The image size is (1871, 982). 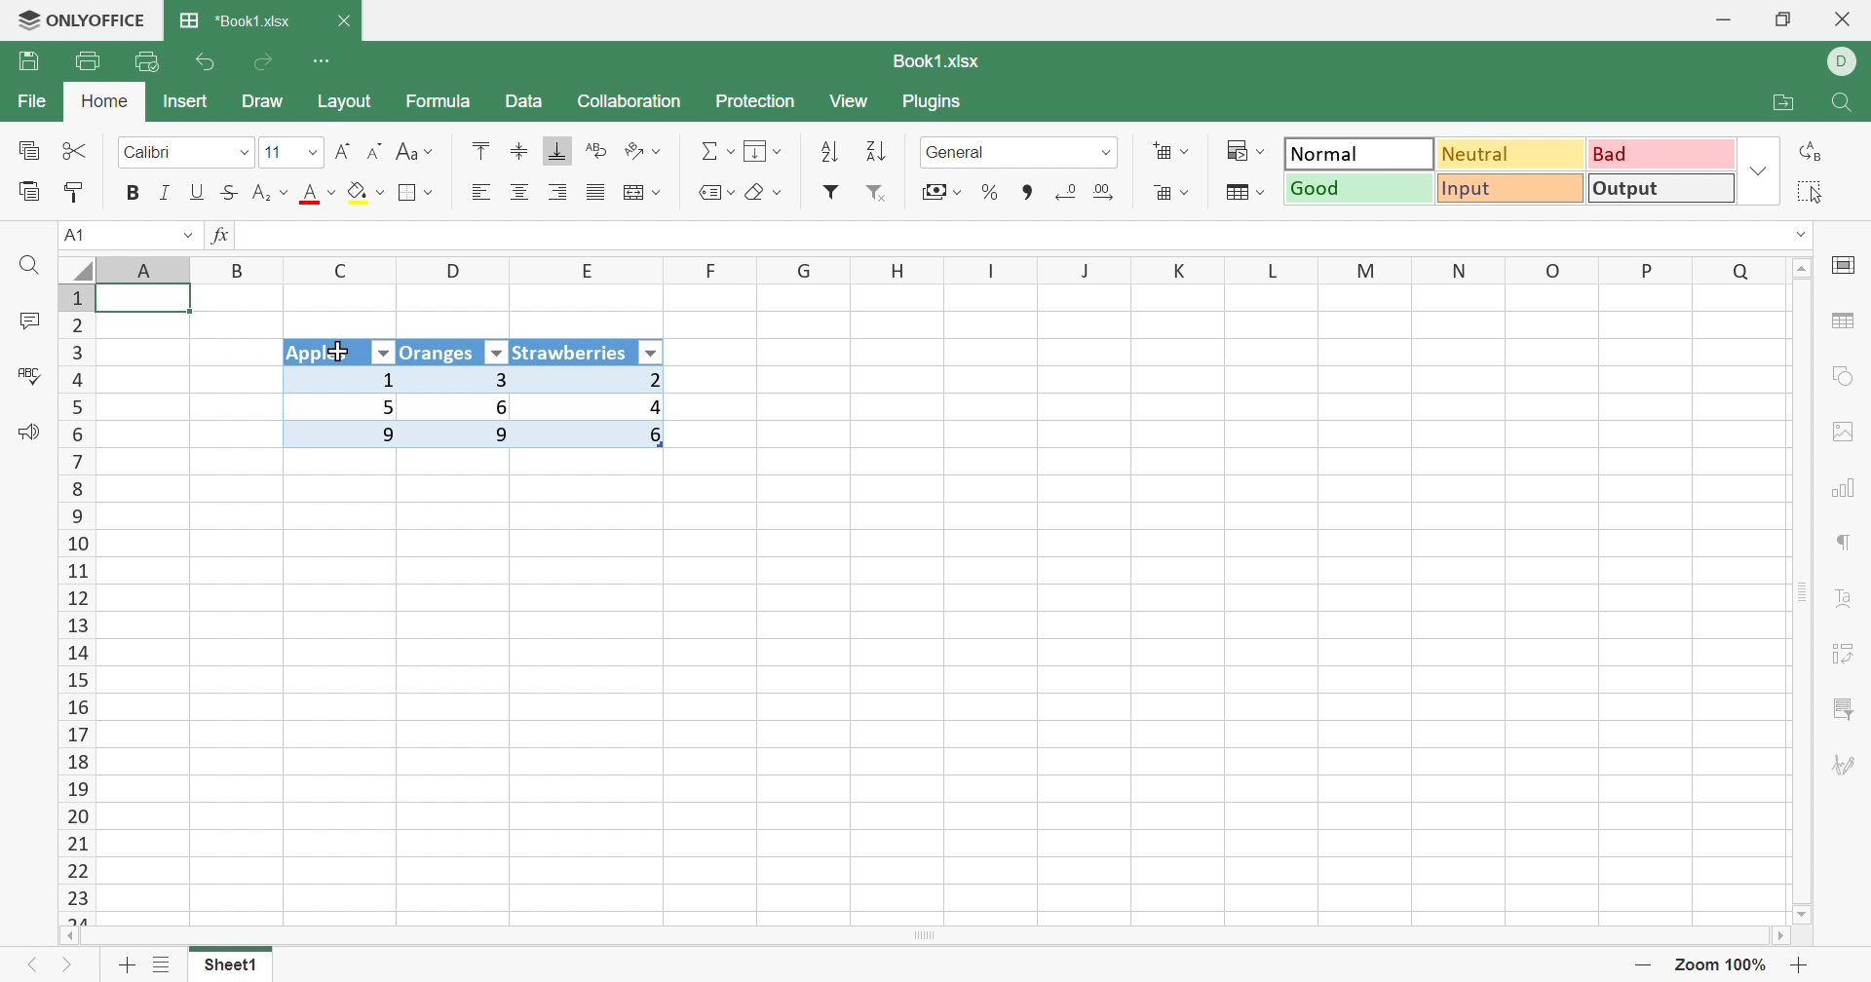 What do you see at coordinates (1181, 272) in the screenshot?
I see `K` at bounding box center [1181, 272].